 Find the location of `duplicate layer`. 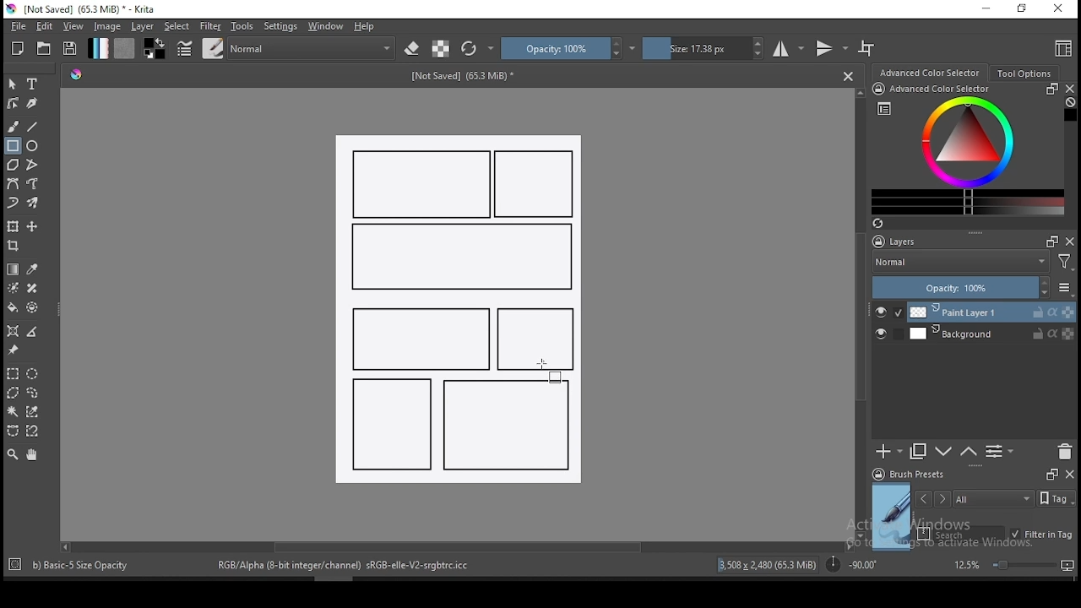

duplicate layer is located at coordinates (919, 451).